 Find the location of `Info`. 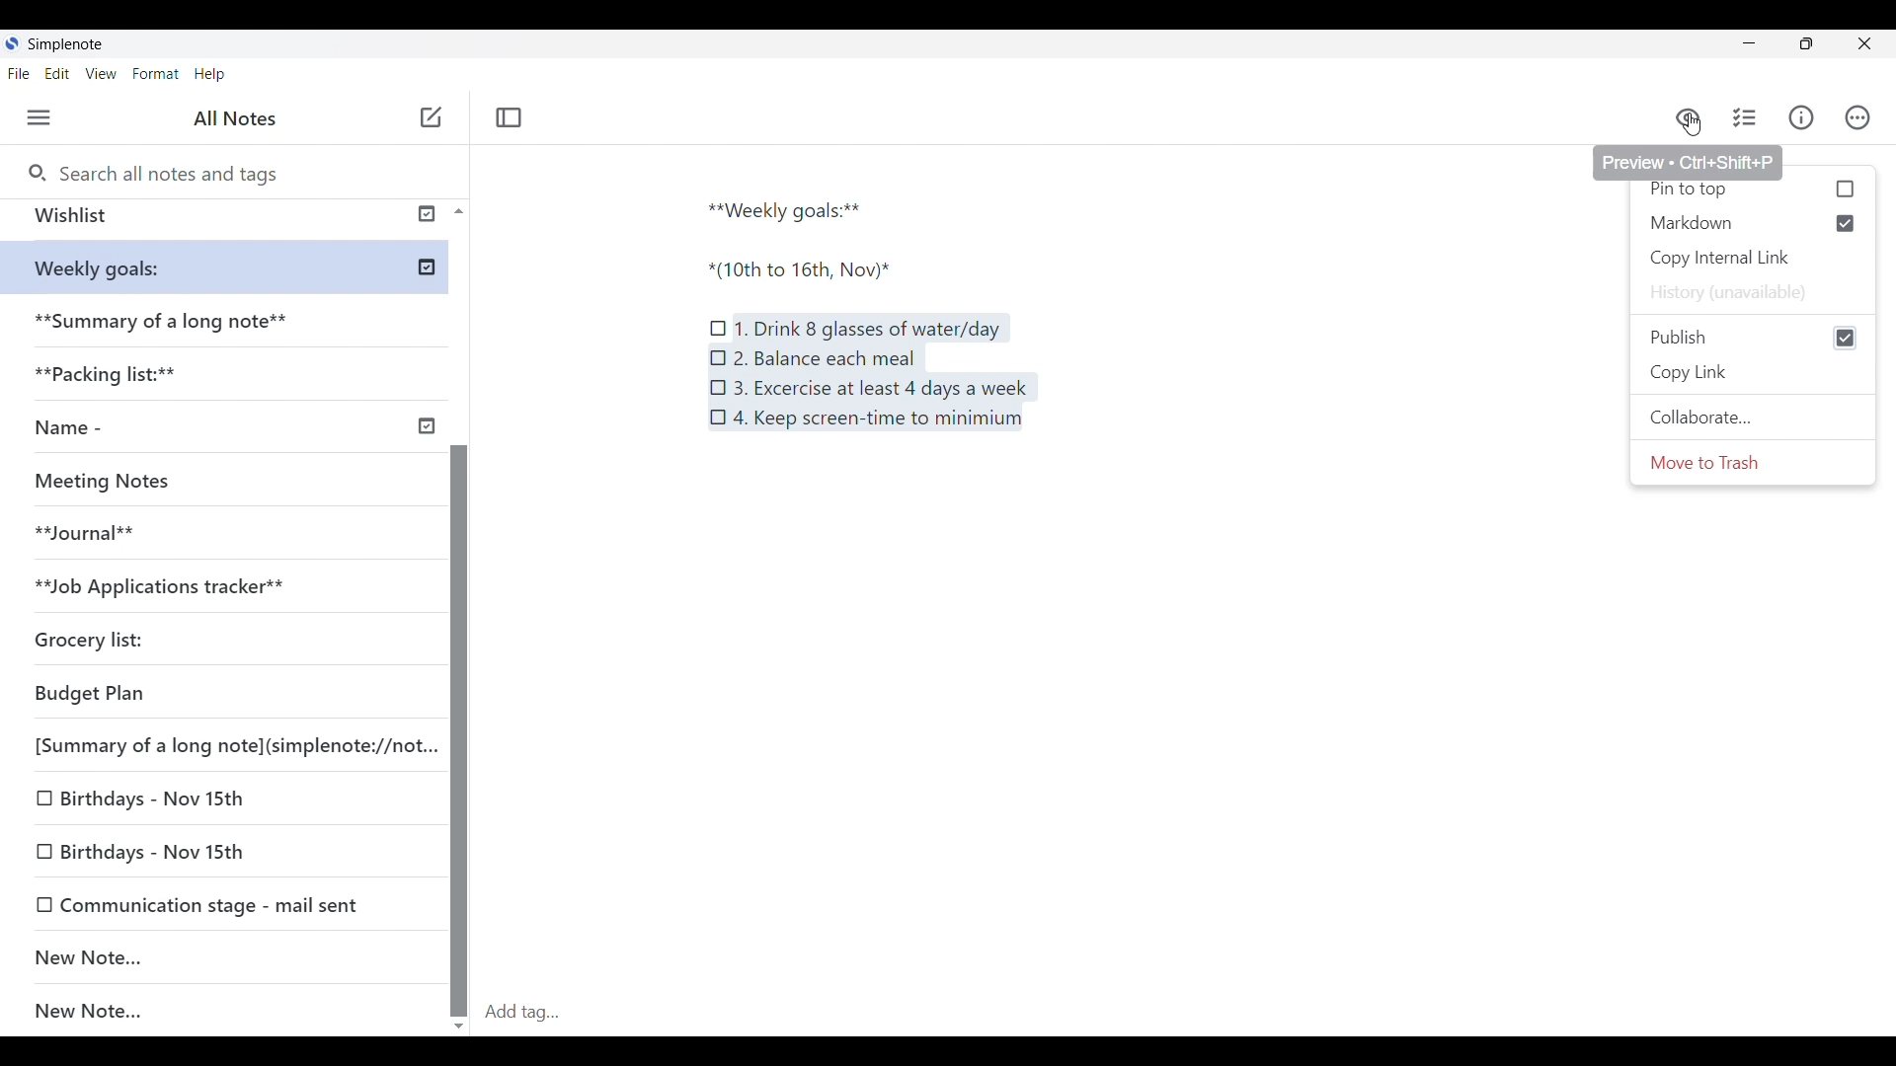

Info is located at coordinates (1804, 118).